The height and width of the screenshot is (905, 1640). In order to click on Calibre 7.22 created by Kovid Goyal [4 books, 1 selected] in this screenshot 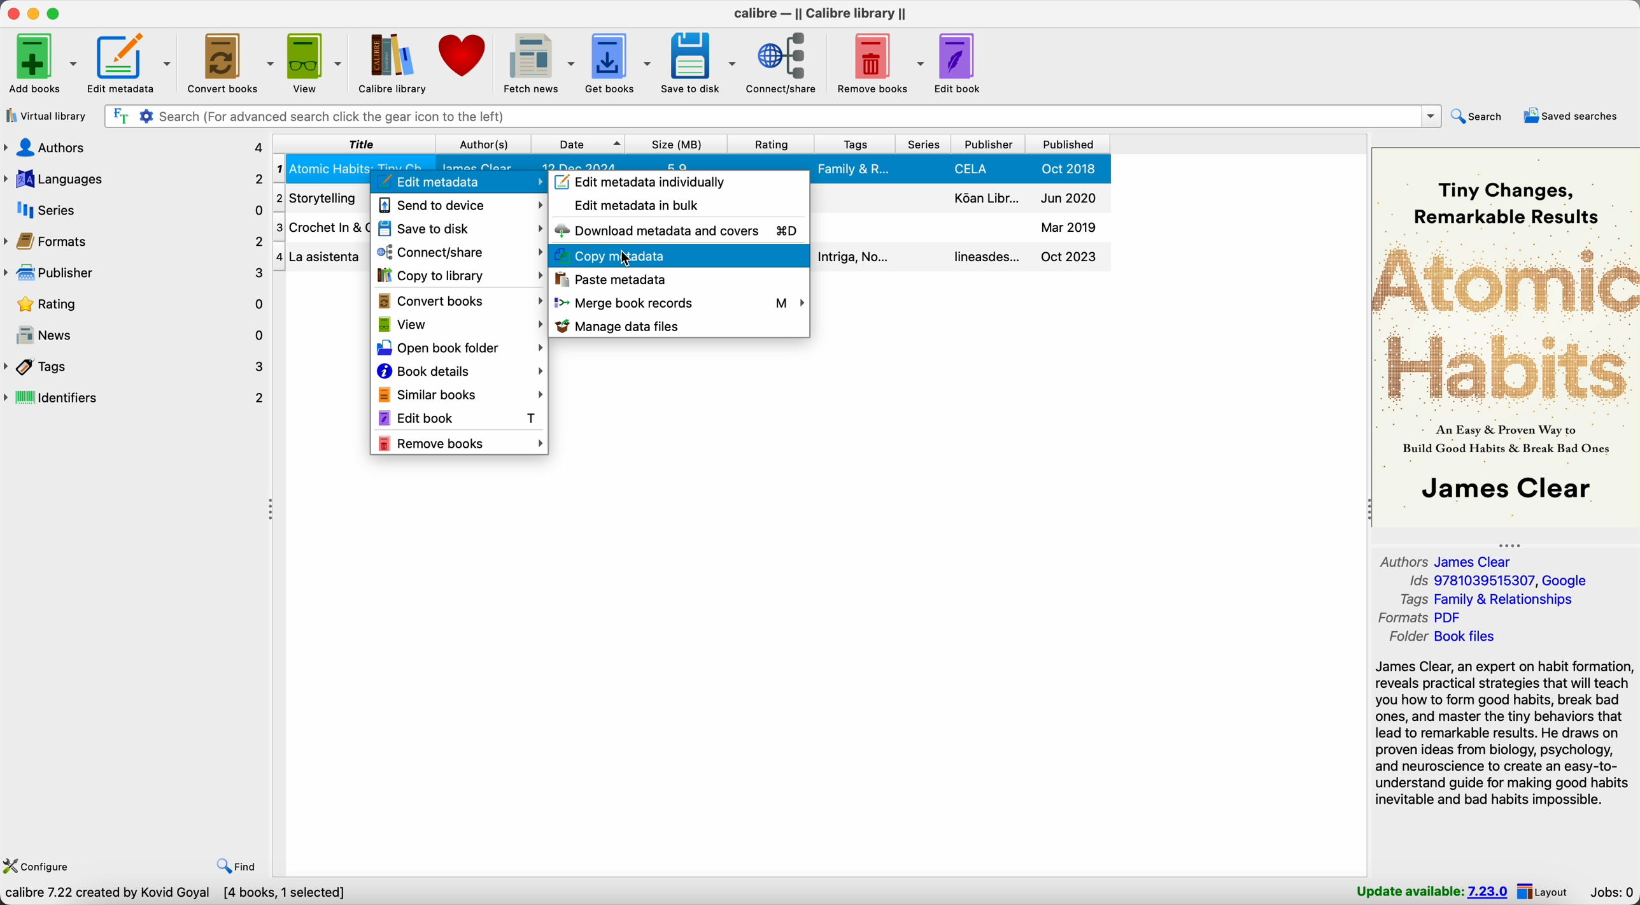, I will do `click(175, 894)`.